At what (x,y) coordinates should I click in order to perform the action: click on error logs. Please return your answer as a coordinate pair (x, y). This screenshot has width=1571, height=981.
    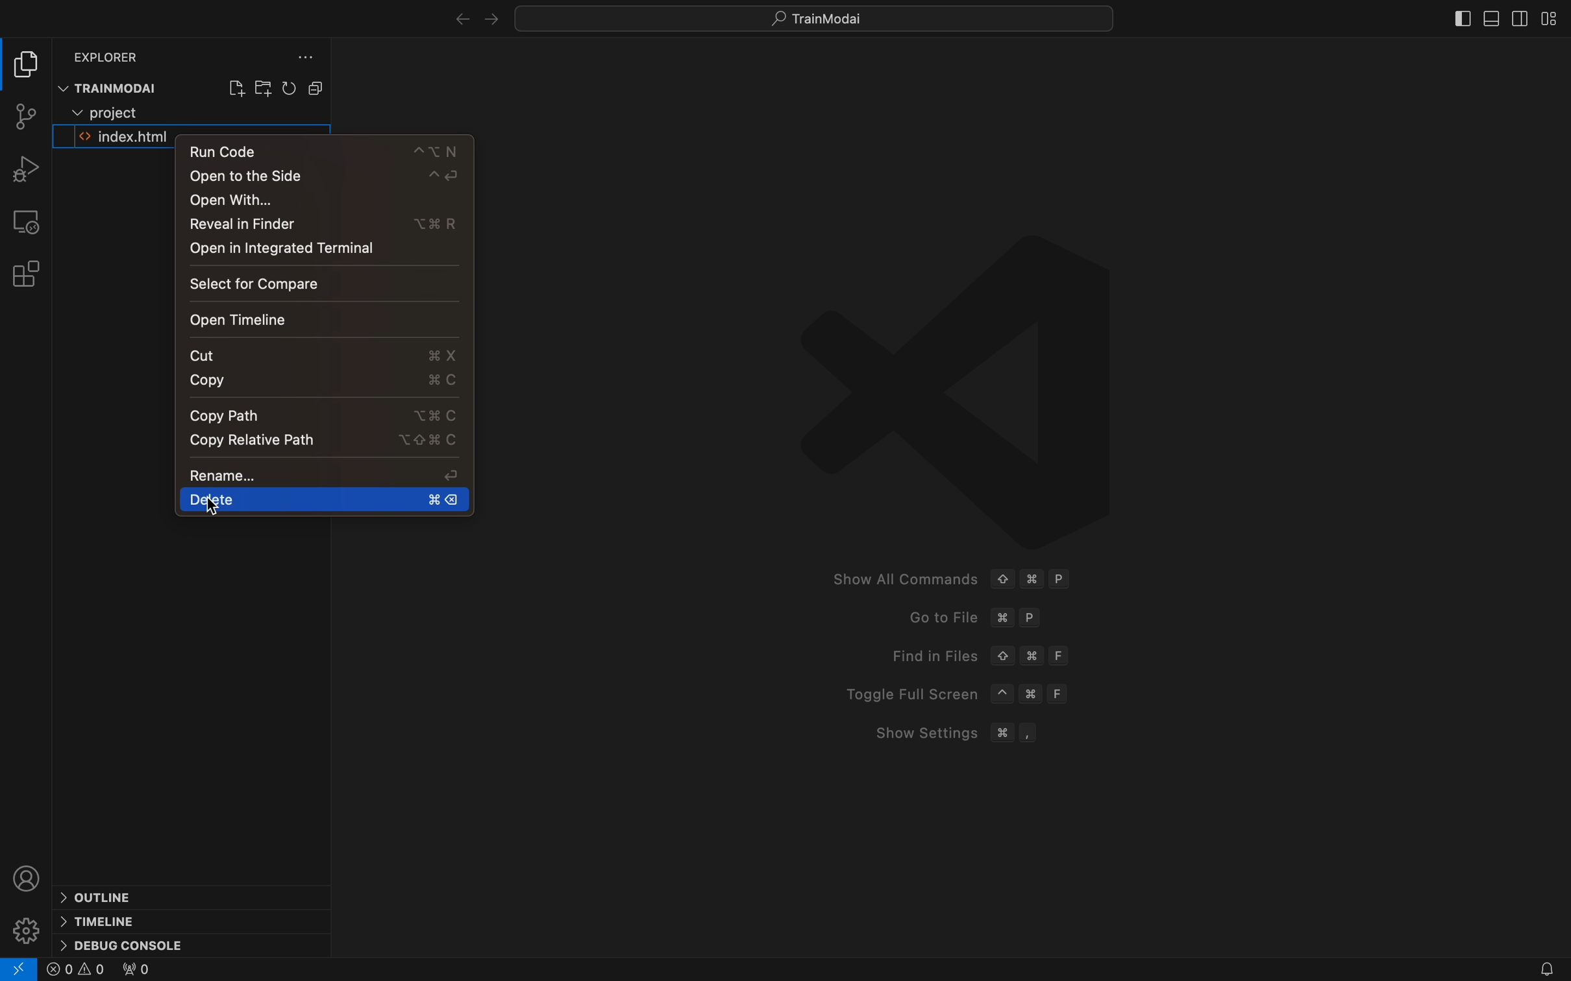
    Looking at the image, I should click on (19, 969).